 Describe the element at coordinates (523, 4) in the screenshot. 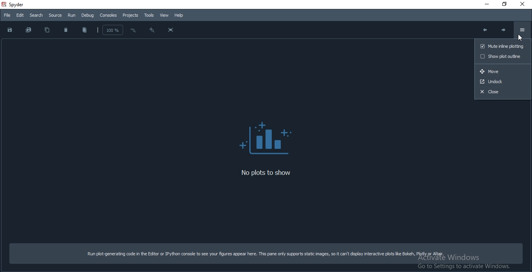

I see `close` at that location.